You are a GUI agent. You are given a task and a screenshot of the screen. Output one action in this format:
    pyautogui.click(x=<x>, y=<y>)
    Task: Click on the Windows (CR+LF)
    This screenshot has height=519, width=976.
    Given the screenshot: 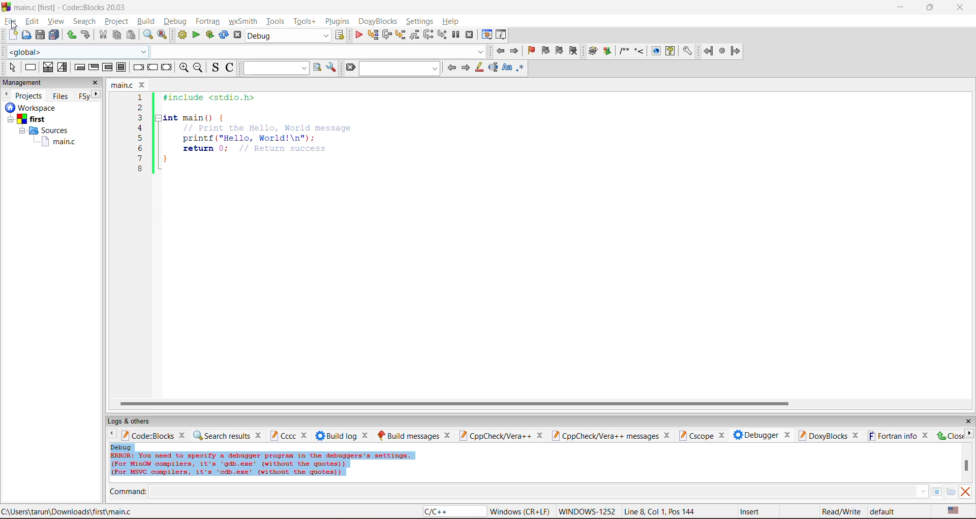 What is the action you would take?
    pyautogui.click(x=521, y=511)
    